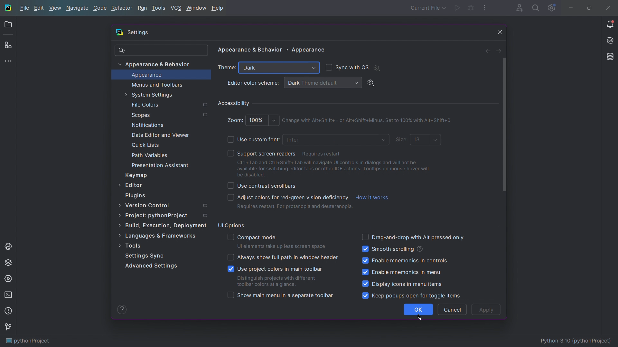  What do you see at coordinates (248, 139) in the screenshot?
I see `Use Custom font` at bounding box center [248, 139].